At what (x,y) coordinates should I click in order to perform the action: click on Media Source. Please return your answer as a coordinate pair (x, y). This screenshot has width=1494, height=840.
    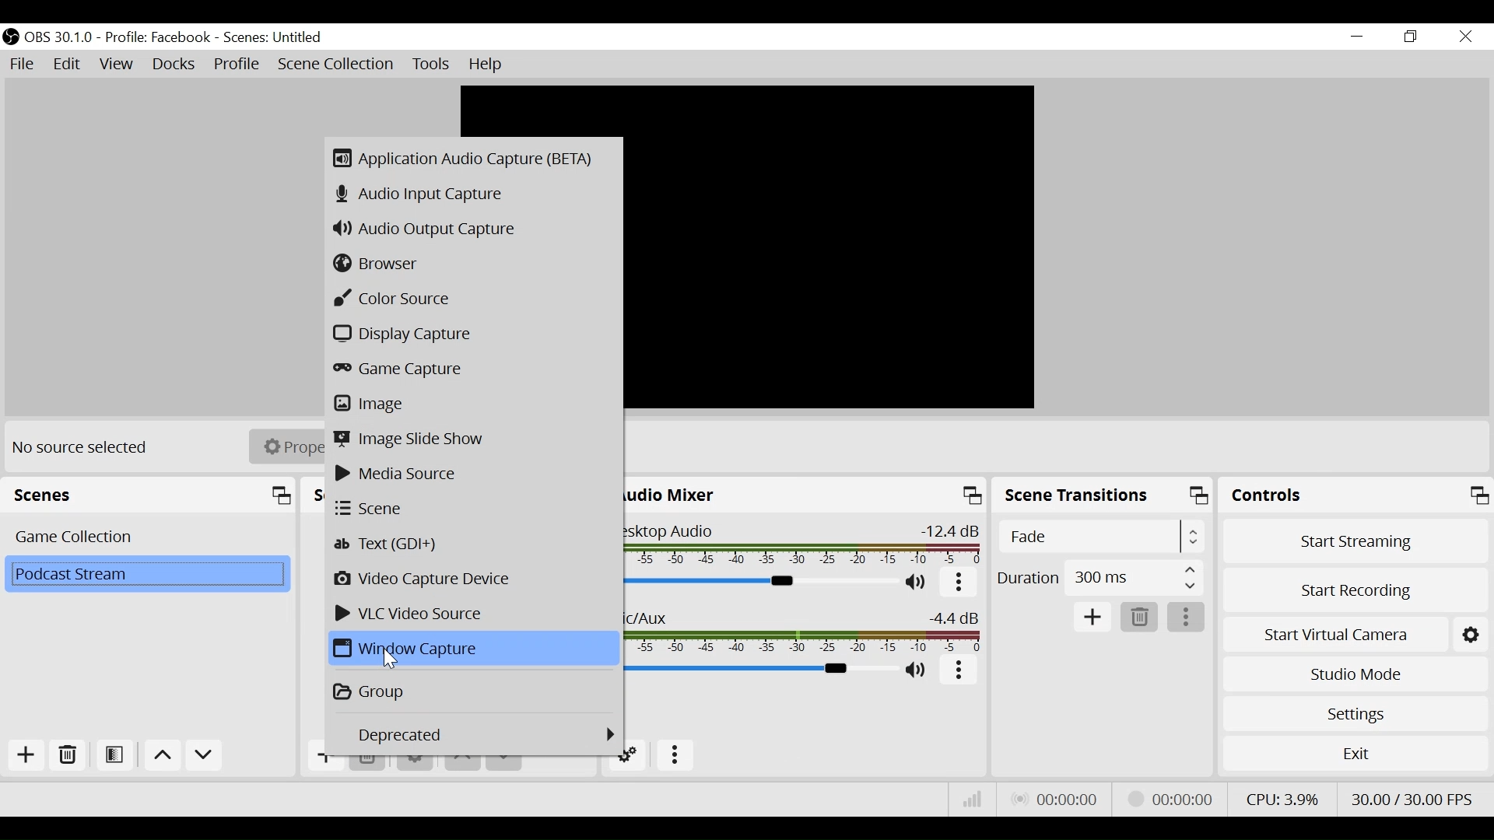
    Looking at the image, I should click on (475, 474).